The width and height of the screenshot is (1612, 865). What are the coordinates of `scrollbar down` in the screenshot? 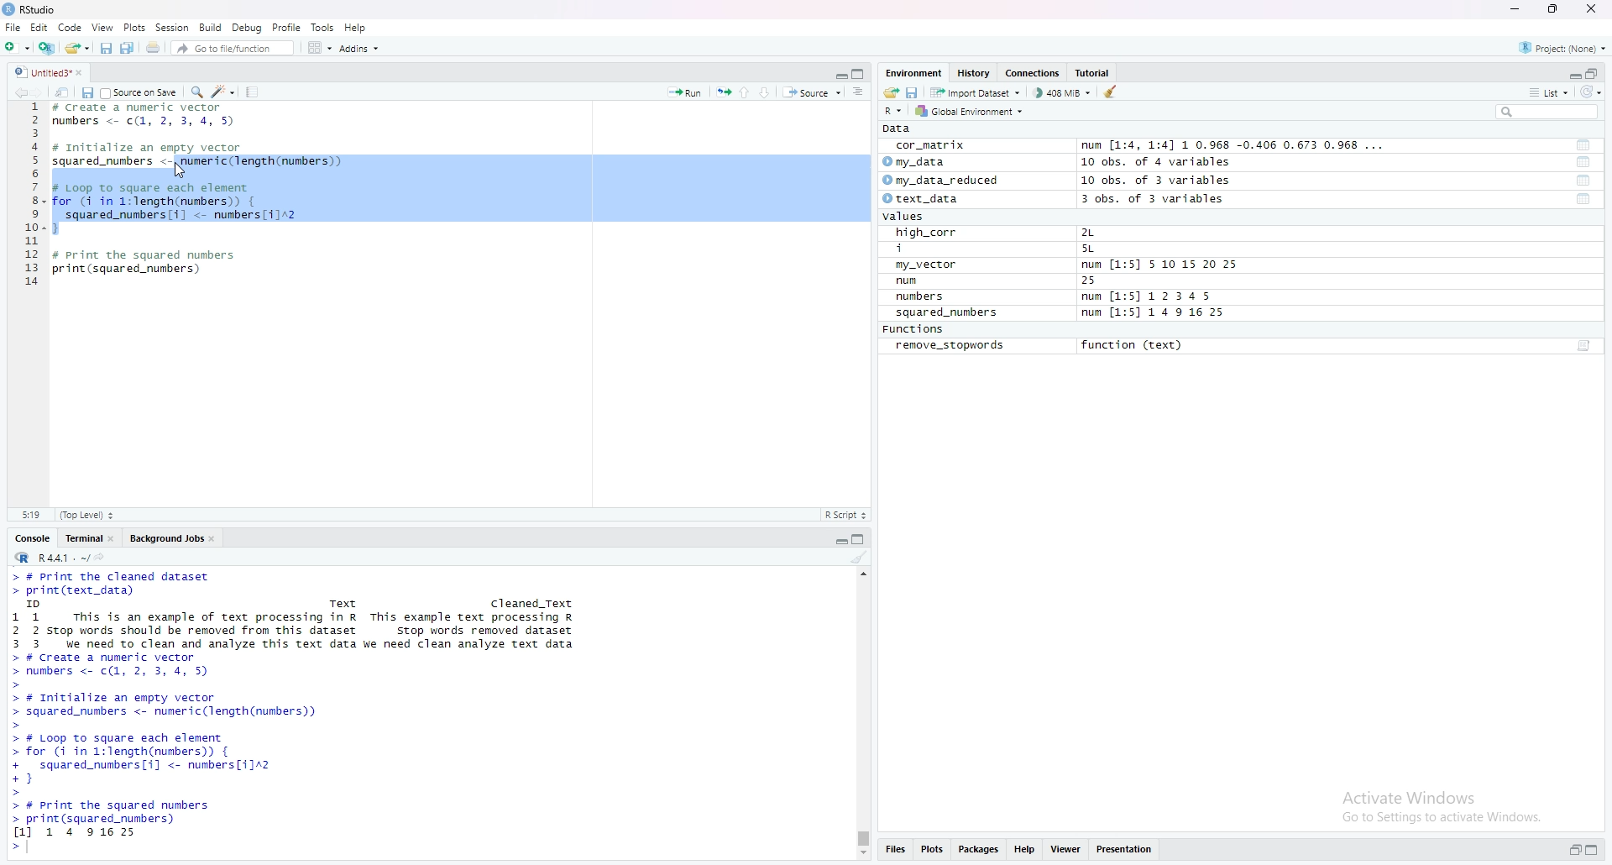 It's located at (861, 855).